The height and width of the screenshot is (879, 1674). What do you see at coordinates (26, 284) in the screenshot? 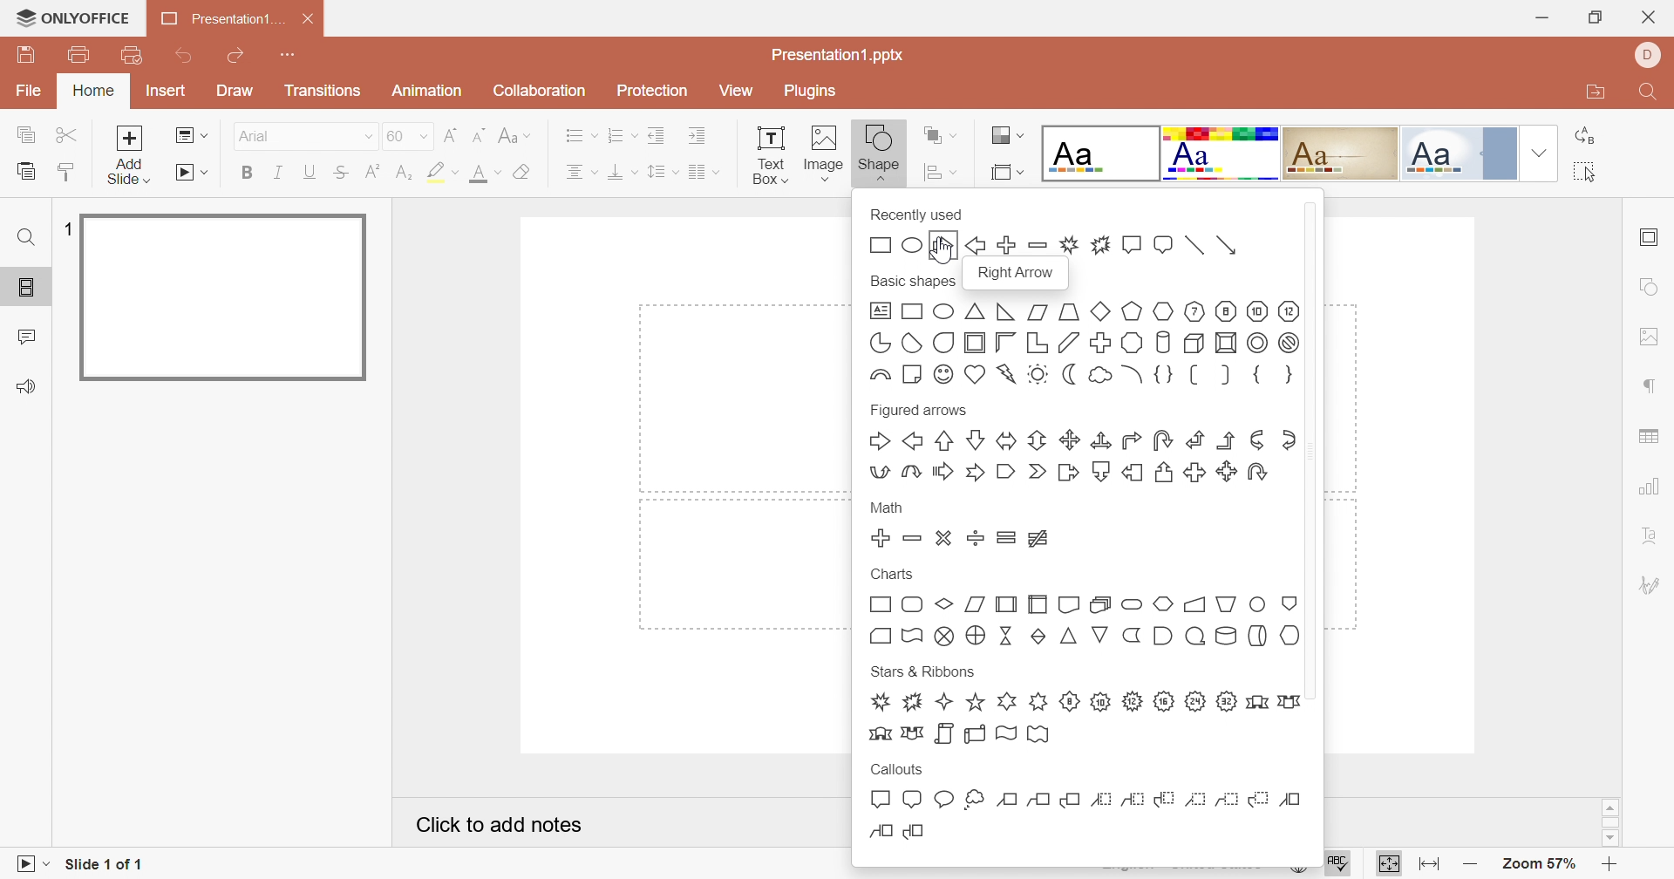
I see `Slides` at bounding box center [26, 284].